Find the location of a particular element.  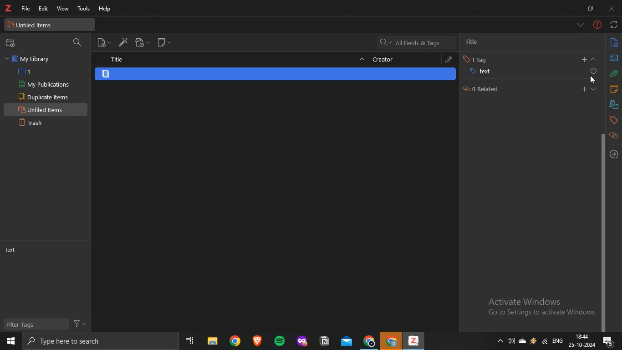

my library is located at coordinates (35, 58).